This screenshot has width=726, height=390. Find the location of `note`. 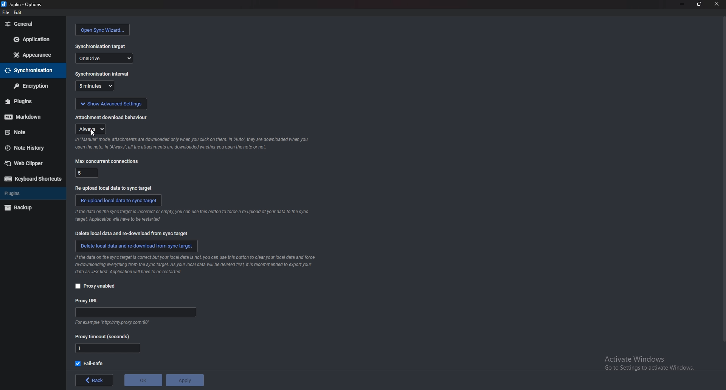

note is located at coordinates (29, 132).